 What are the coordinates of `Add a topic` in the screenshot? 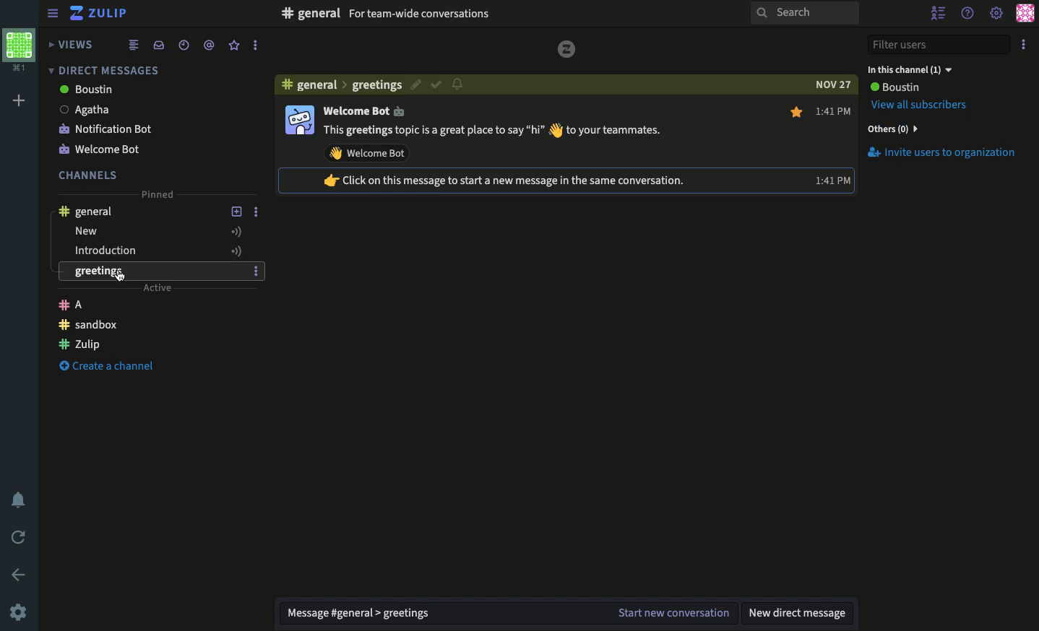 It's located at (236, 212).